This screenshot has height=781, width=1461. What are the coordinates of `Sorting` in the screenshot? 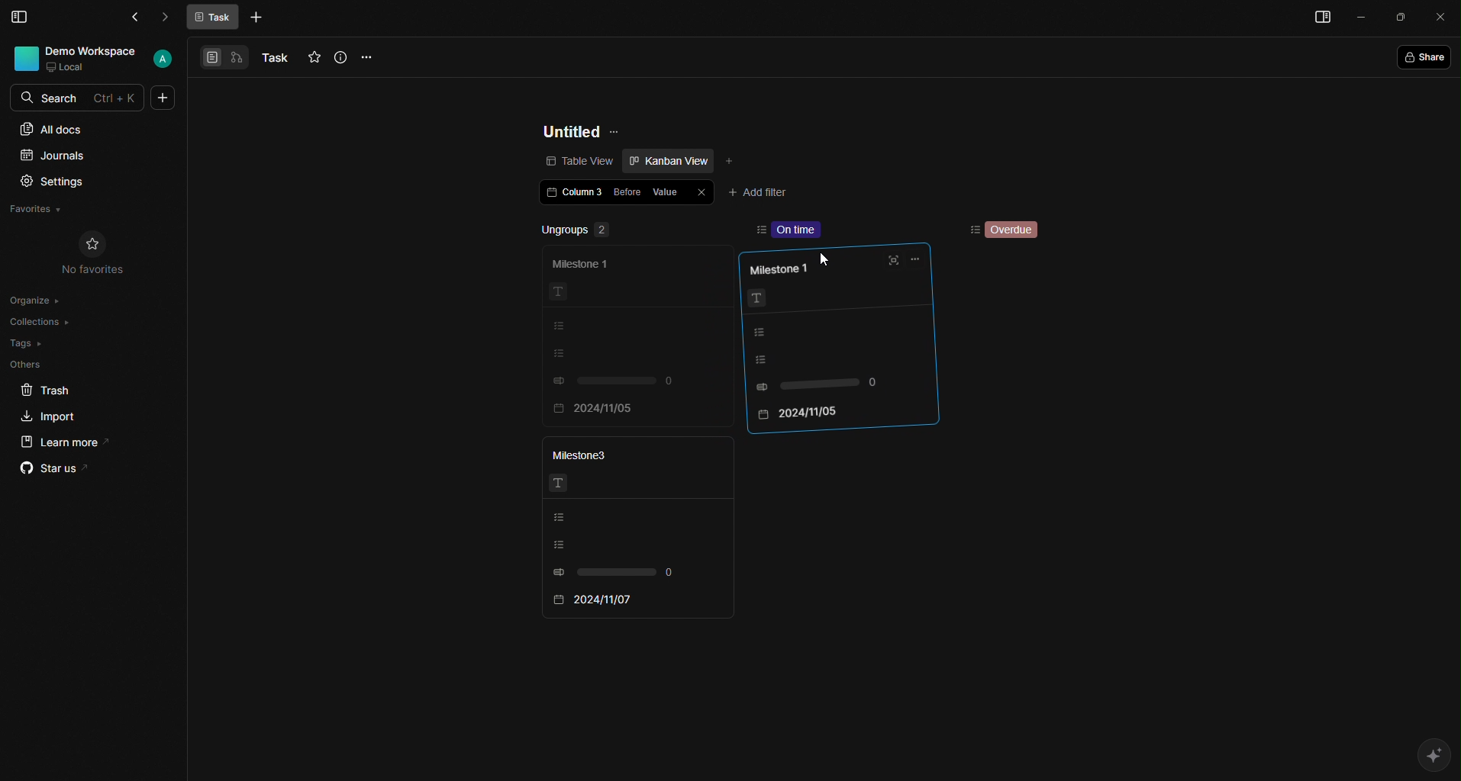 It's located at (972, 230).